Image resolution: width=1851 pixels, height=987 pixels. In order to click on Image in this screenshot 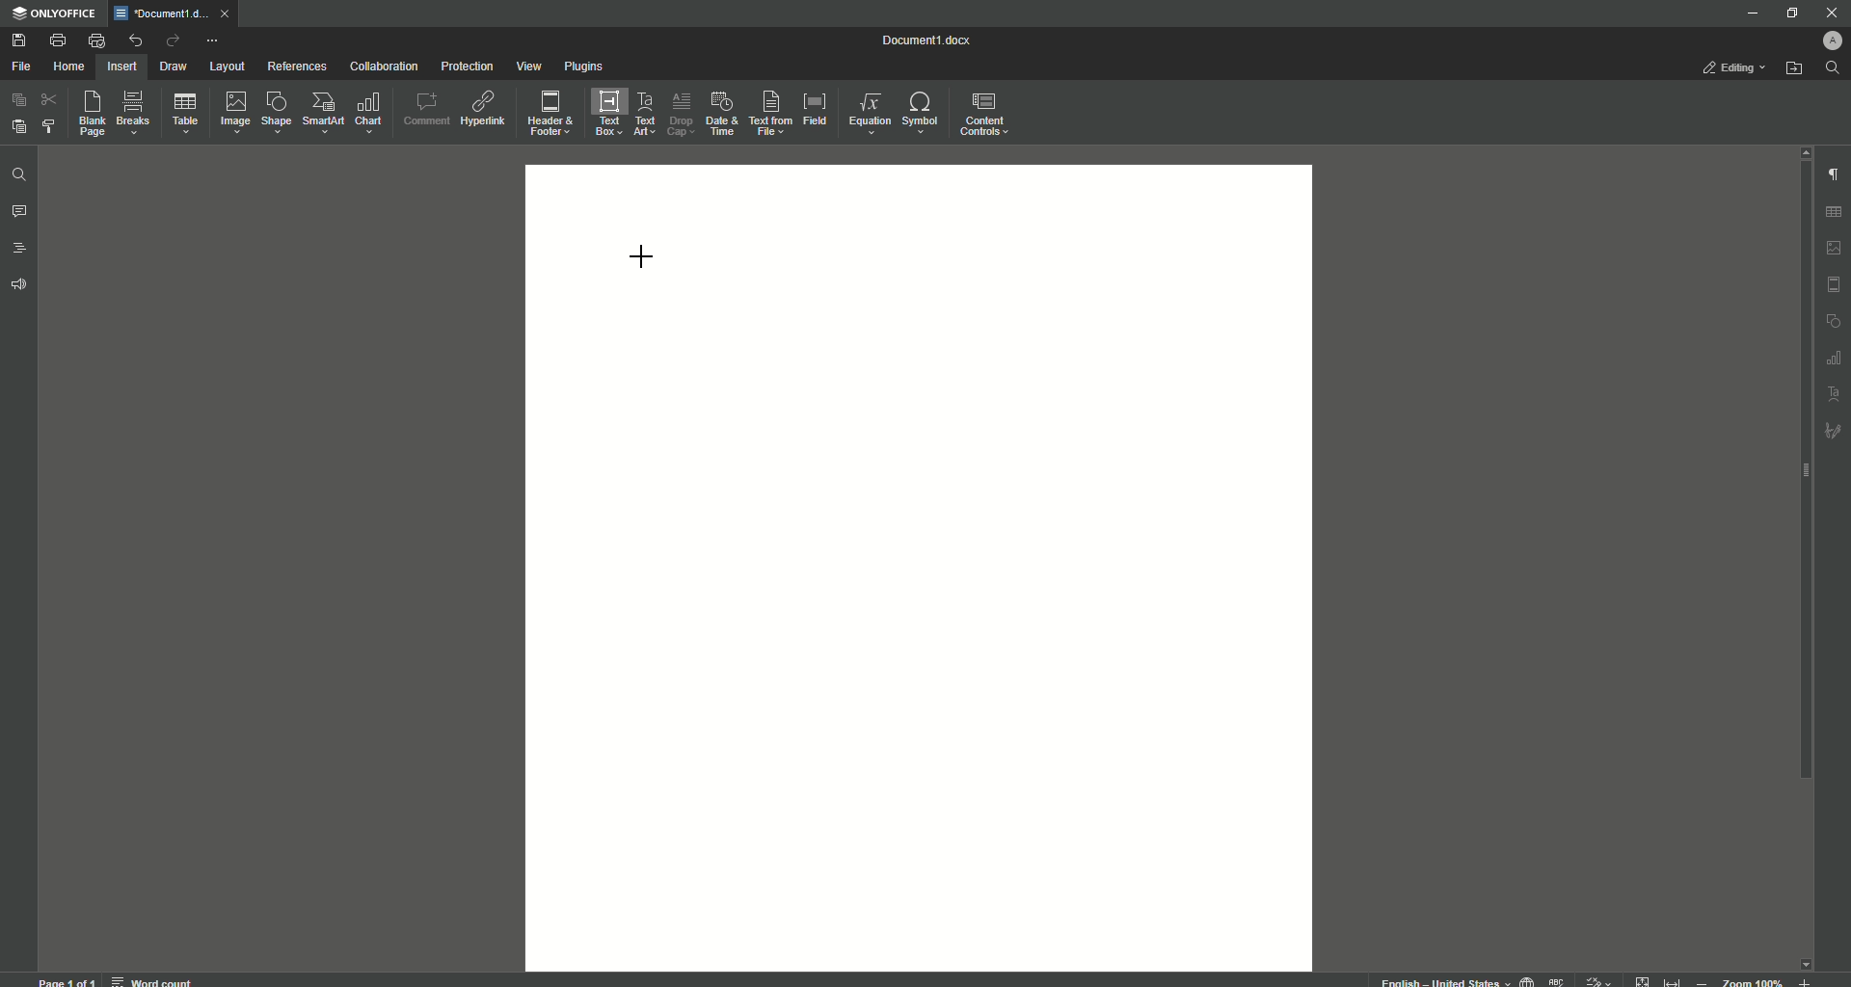, I will do `click(233, 112)`.